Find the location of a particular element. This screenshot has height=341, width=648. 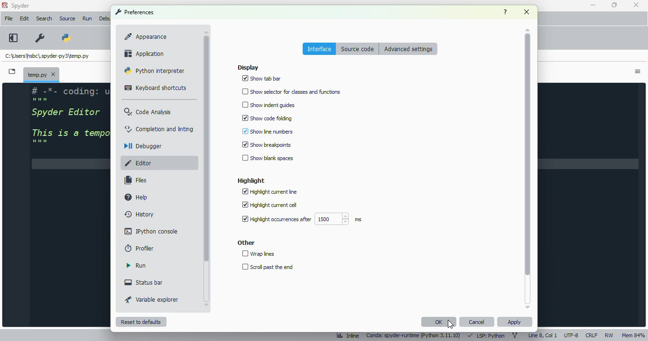

RW is located at coordinates (610, 336).